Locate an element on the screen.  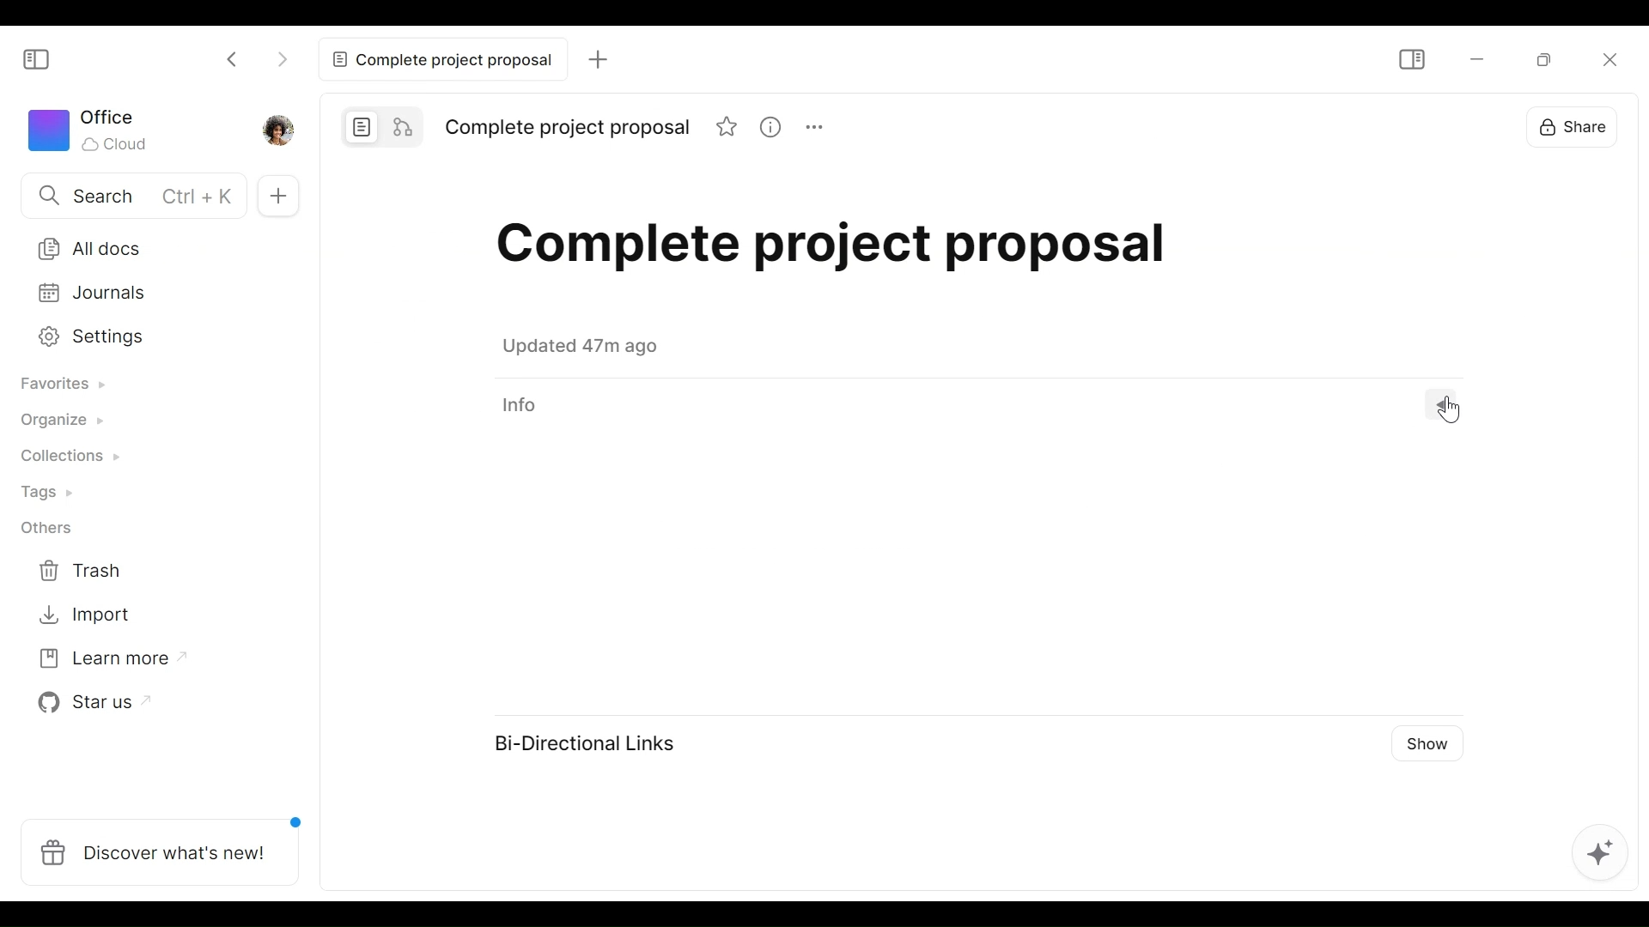
Saved is located at coordinates (590, 351).